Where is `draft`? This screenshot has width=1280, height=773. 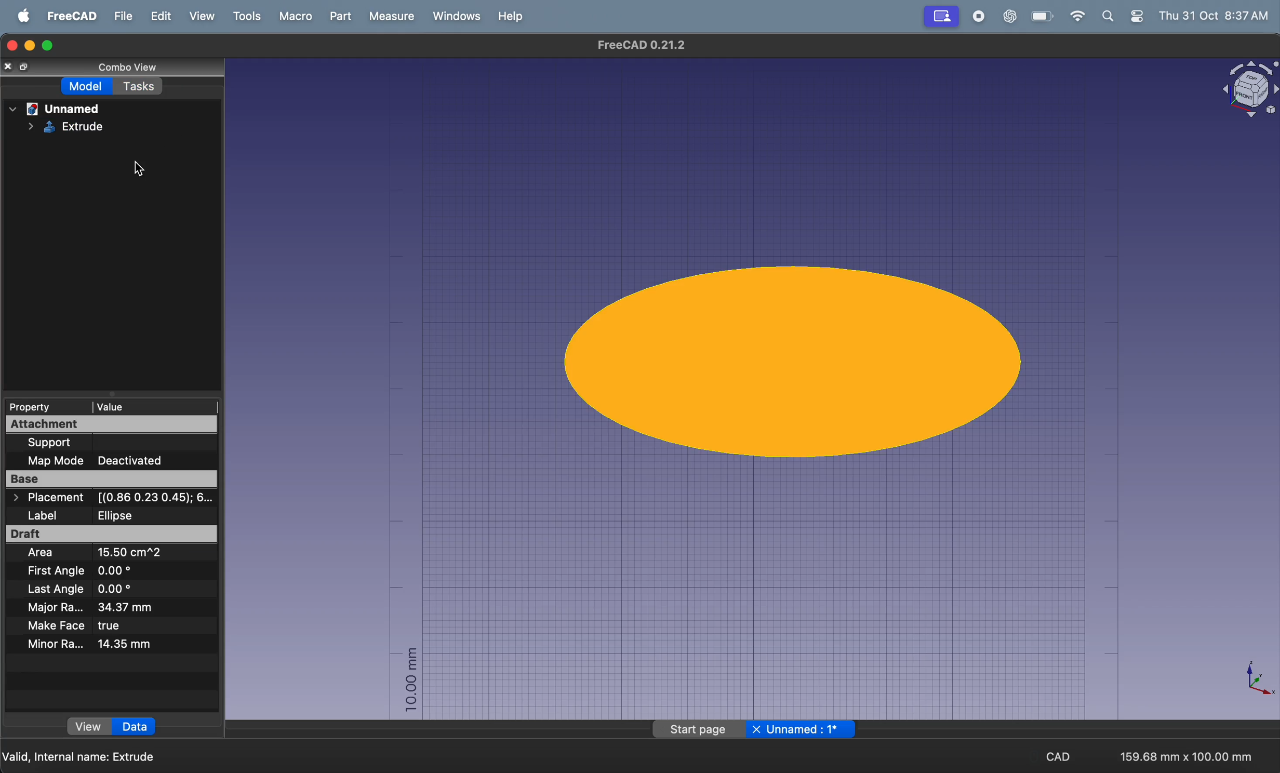 draft is located at coordinates (112, 535).